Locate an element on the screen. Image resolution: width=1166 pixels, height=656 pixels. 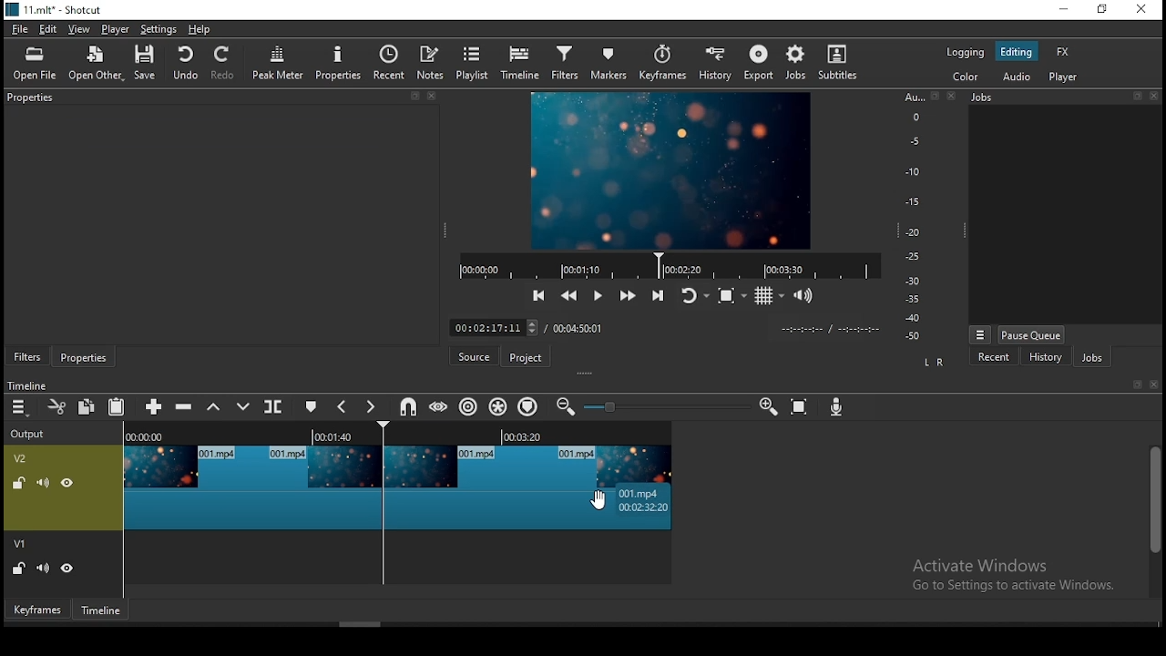
keyframes is located at coordinates (36, 609).